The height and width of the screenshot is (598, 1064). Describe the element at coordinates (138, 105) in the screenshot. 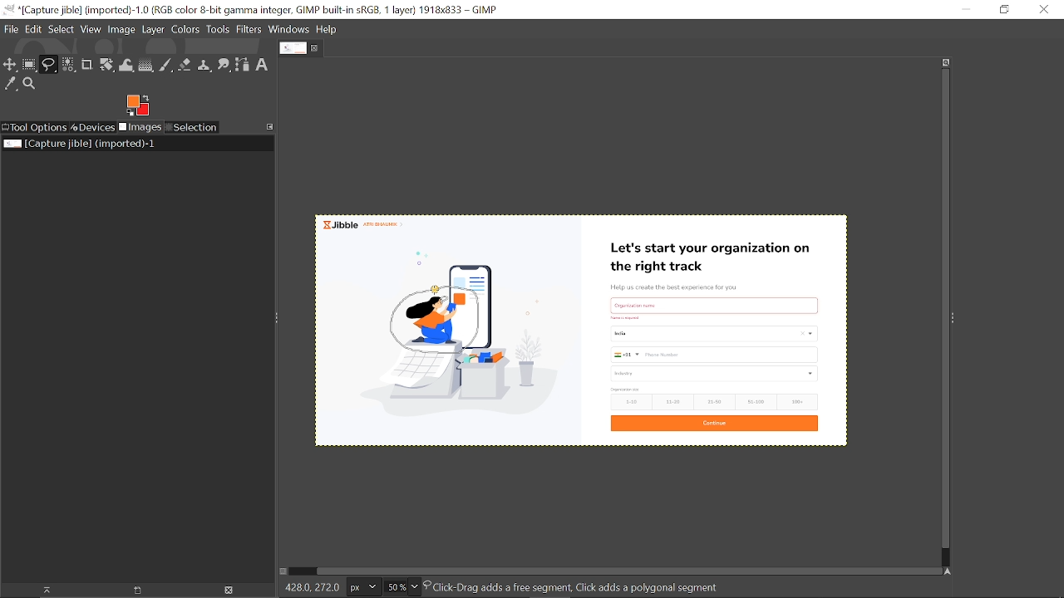

I see `Foreground color` at that location.